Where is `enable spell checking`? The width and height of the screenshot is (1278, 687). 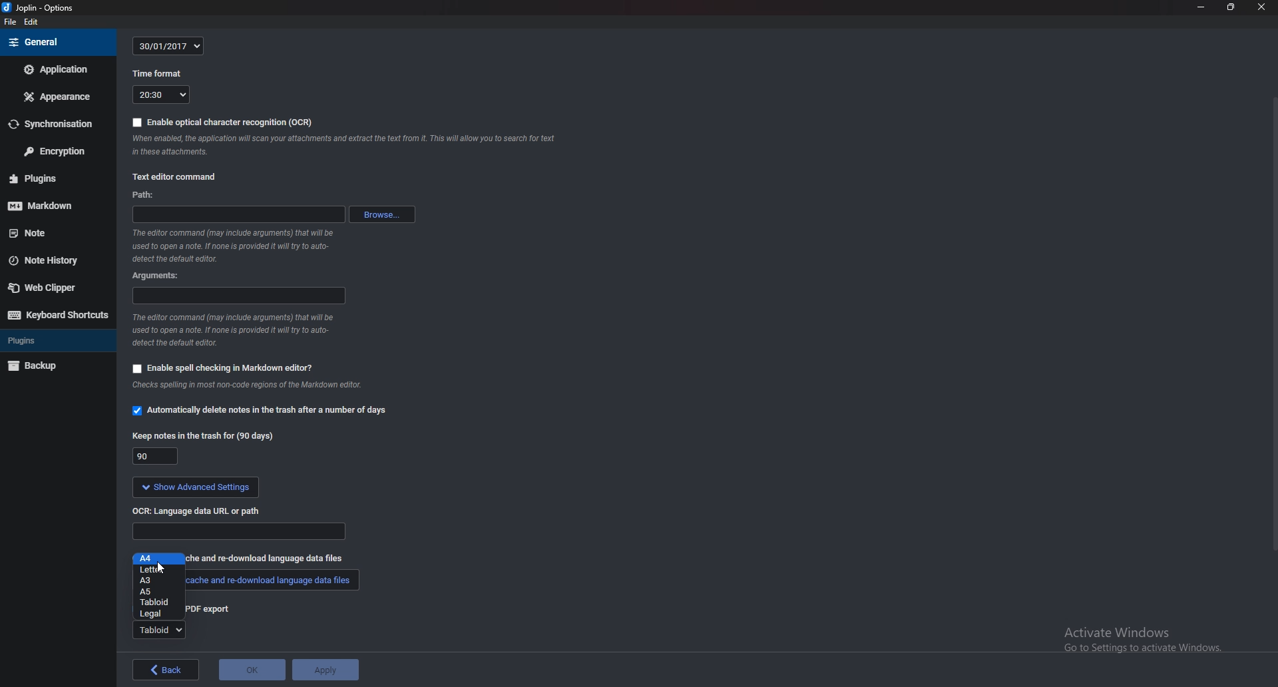
enable spell checking is located at coordinates (238, 366).